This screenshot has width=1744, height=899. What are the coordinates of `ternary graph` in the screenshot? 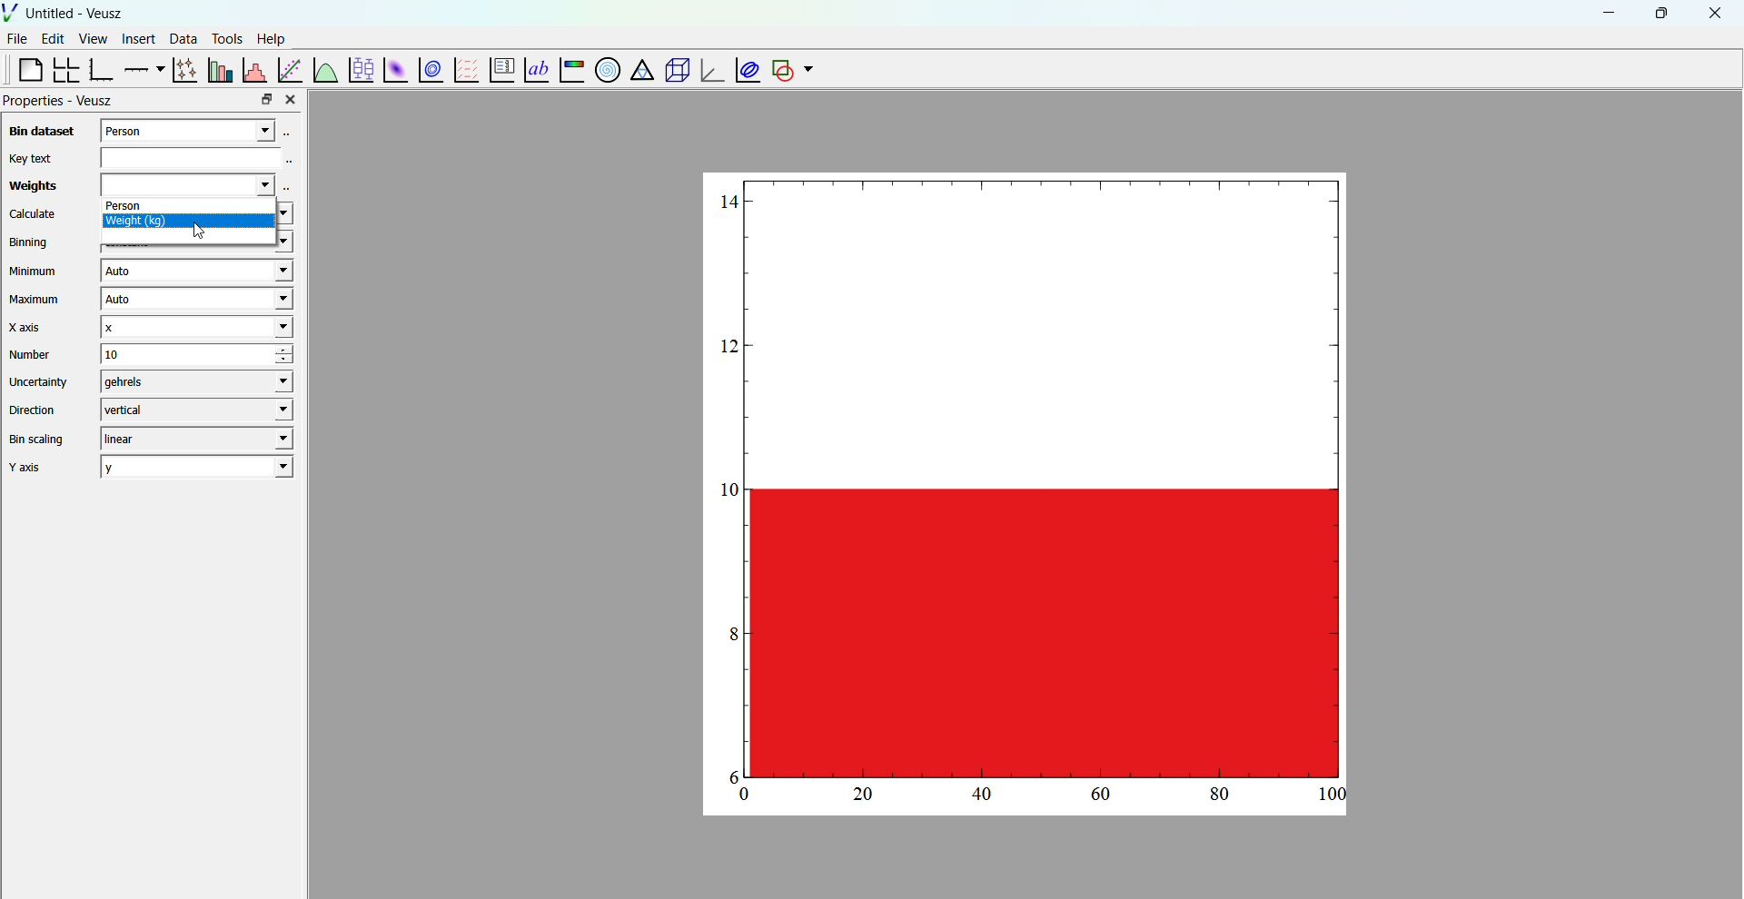 It's located at (640, 72).